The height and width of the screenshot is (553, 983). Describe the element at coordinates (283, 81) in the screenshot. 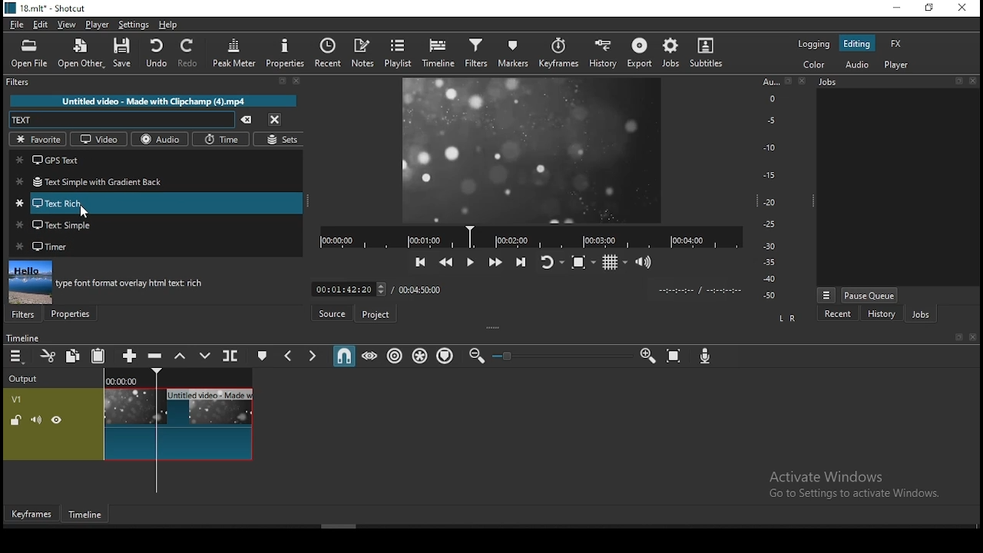

I see `Detach` at that location.